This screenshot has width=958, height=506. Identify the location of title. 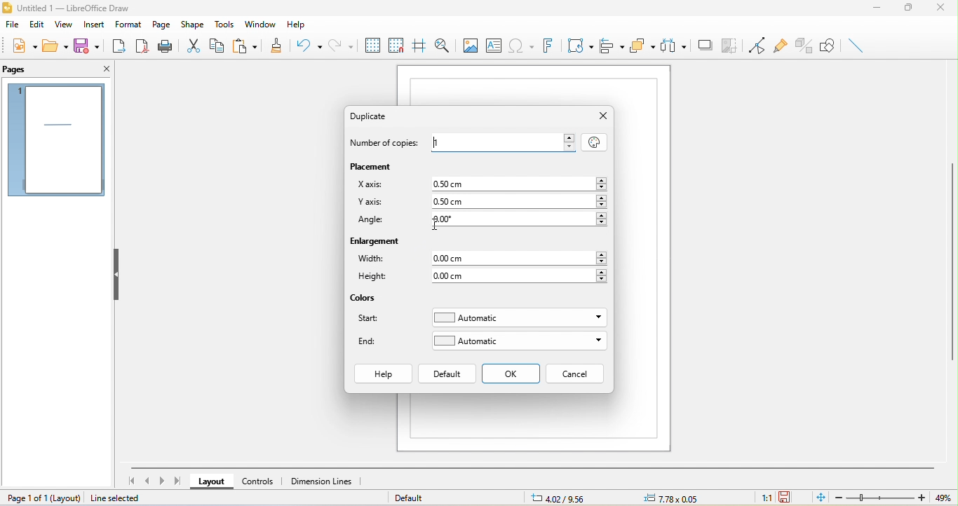
(66, 8).